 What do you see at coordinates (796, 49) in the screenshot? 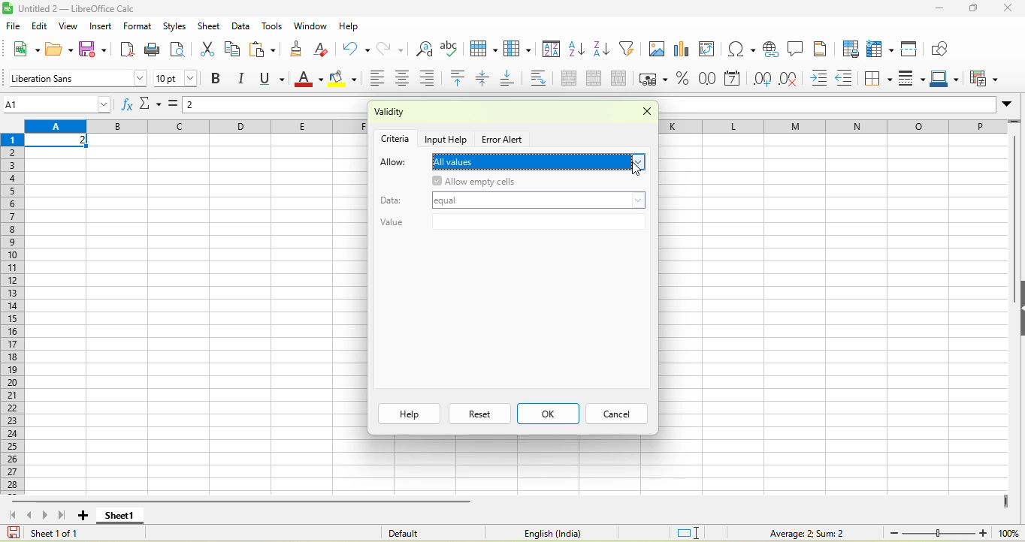
I see `comment` at bounding box center [796, 49].